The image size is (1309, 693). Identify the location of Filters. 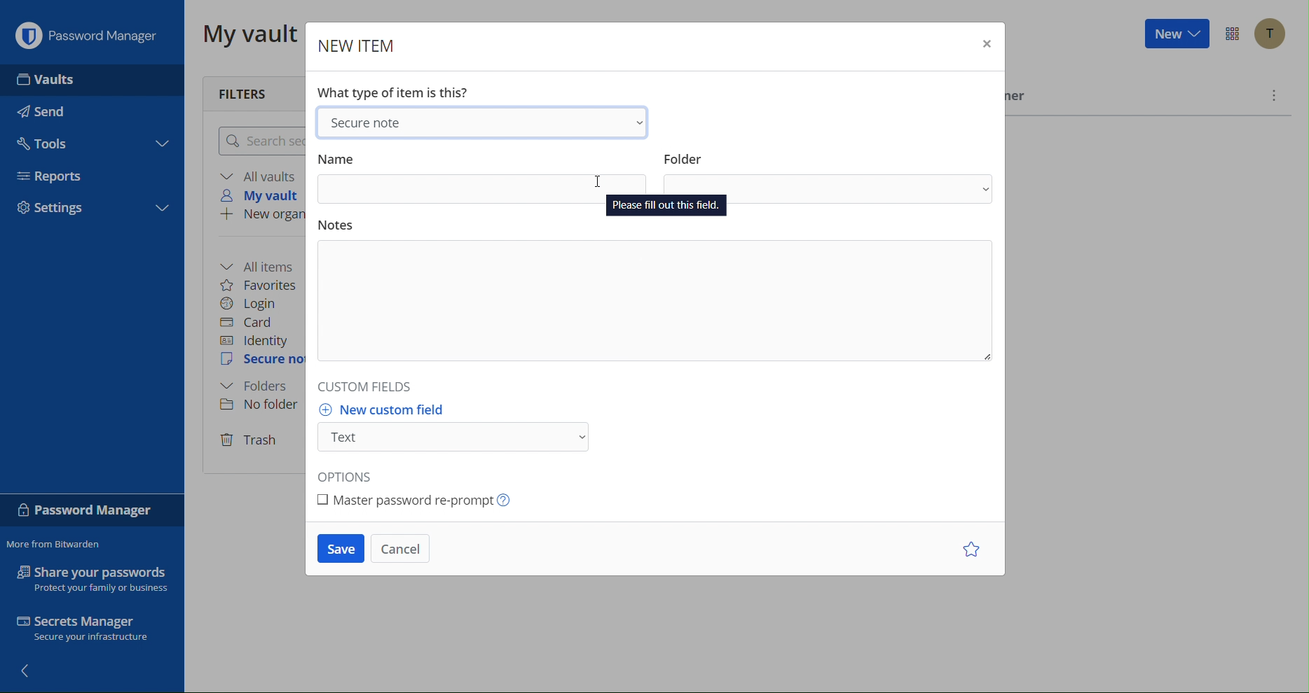
(252, 90).